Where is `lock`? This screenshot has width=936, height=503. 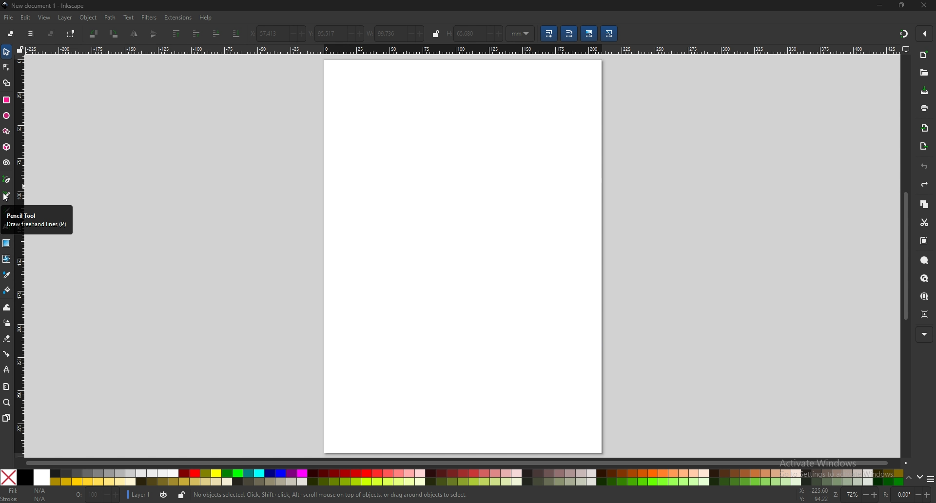
lock is located at coordinates (436, 34).